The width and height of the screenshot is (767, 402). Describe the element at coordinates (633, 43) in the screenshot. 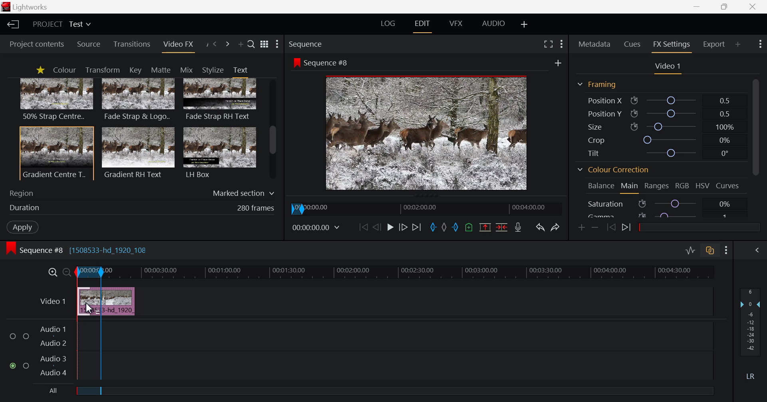

I see `Cues` at that location.